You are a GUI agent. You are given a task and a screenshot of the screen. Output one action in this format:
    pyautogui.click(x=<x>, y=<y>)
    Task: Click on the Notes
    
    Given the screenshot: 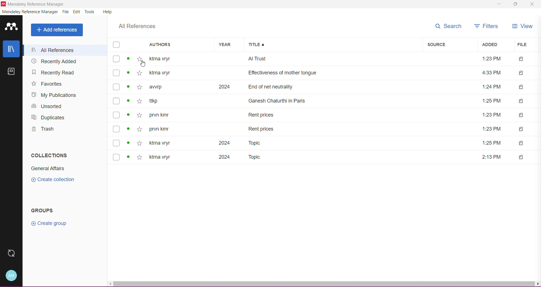 What is the action you would take?
    pyautogui.click(x=11, y=72)
    